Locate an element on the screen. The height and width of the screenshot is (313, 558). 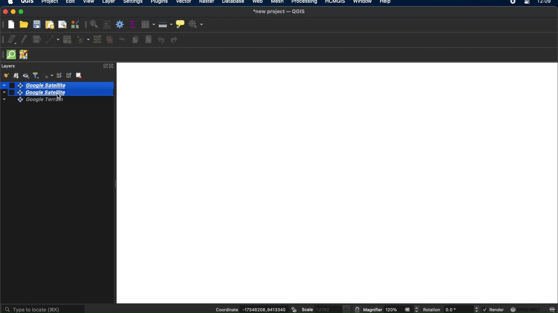
rotation is located at coordinates (477, 309).